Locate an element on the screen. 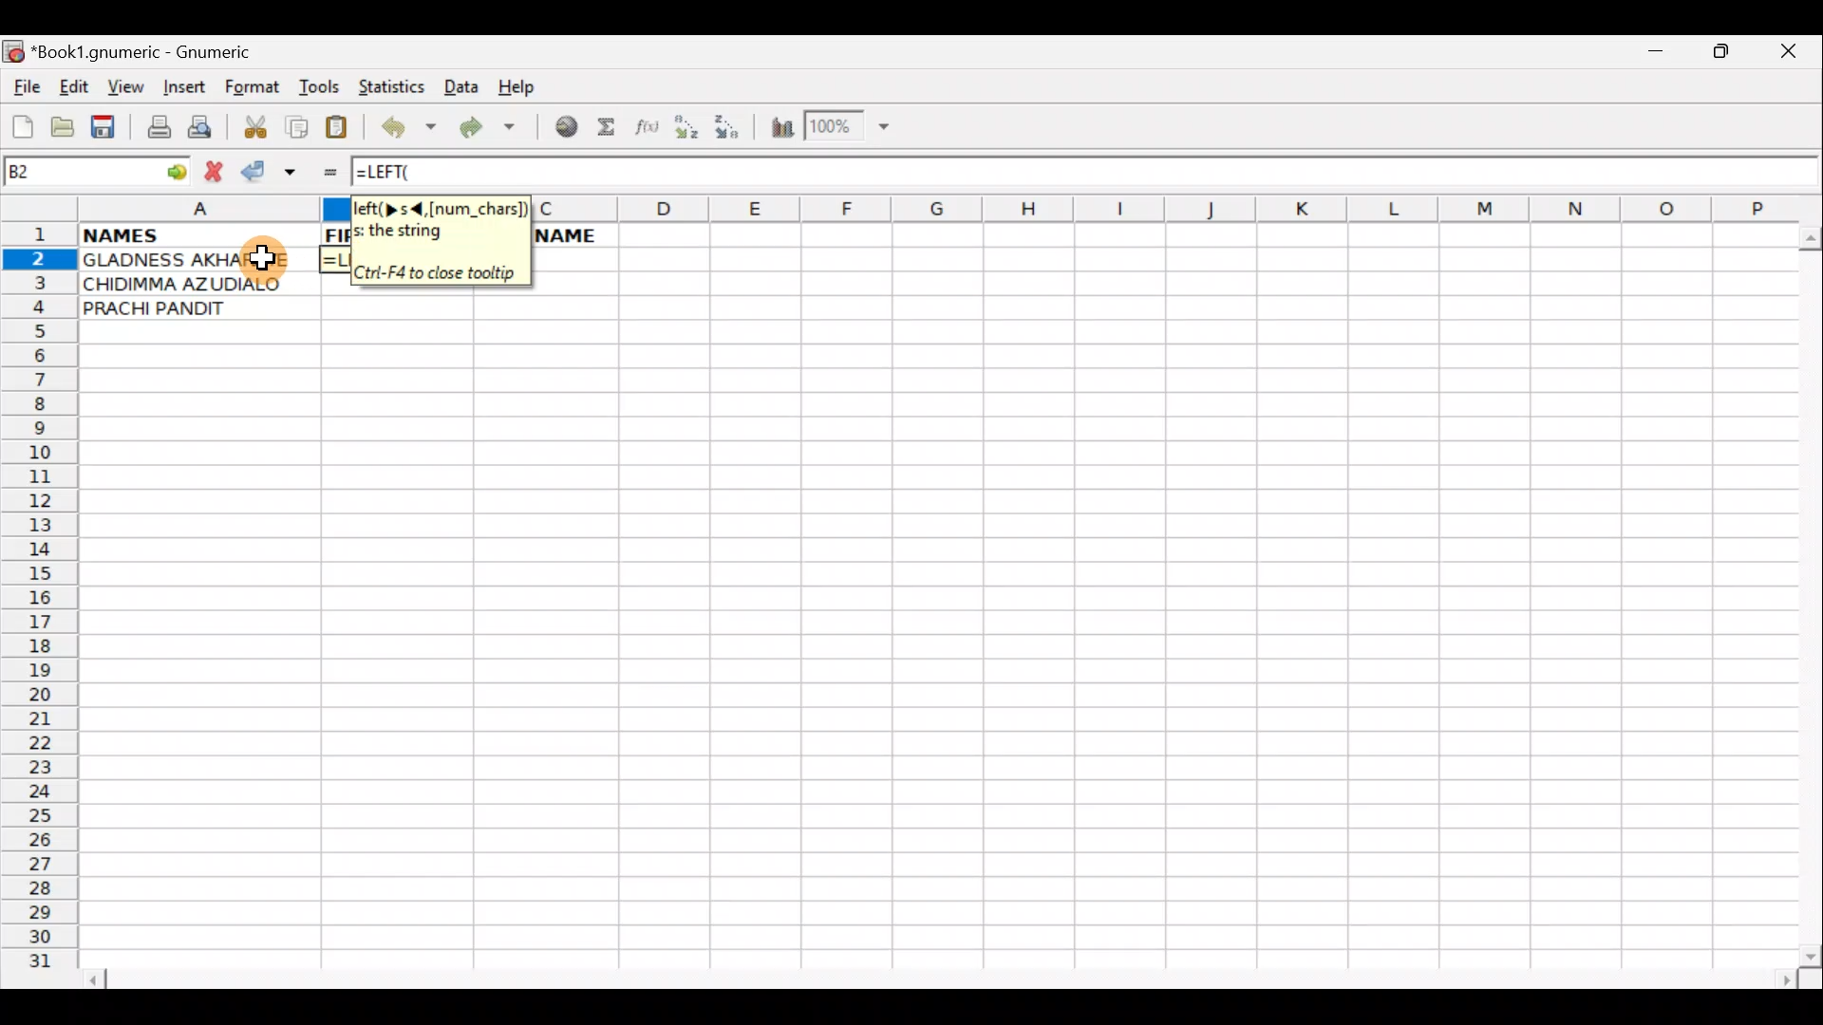 This screenshot has width=1823, height=1025. View is located at coordinates (125, 86).